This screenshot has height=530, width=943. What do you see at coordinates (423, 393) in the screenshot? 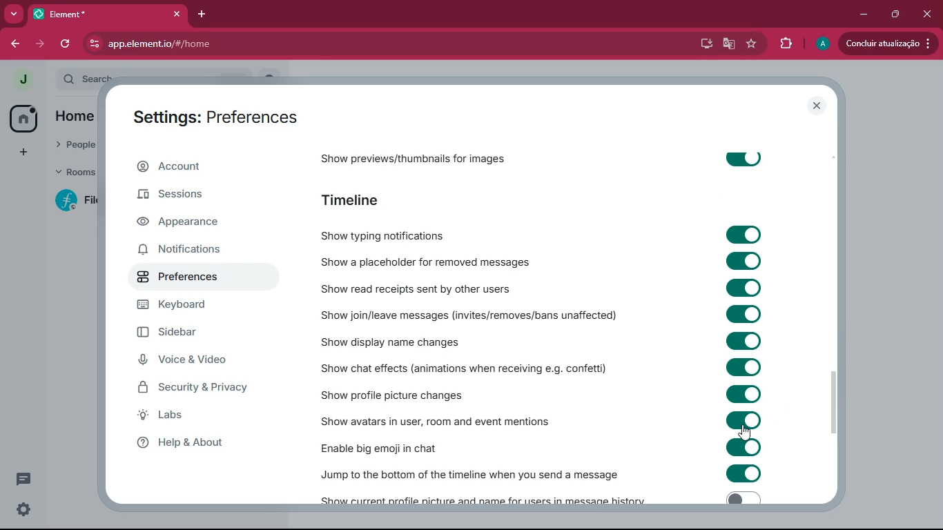
I see `show profile picture changes` at bounding box center [423, 393].